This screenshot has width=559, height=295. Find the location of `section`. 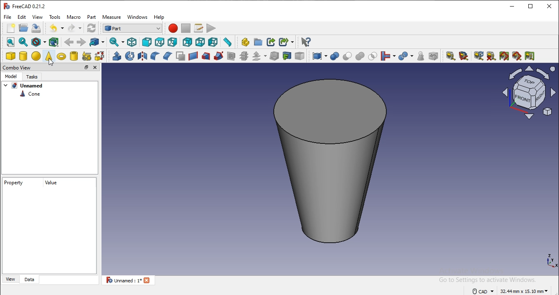

section is located at coordinates (231, 56).